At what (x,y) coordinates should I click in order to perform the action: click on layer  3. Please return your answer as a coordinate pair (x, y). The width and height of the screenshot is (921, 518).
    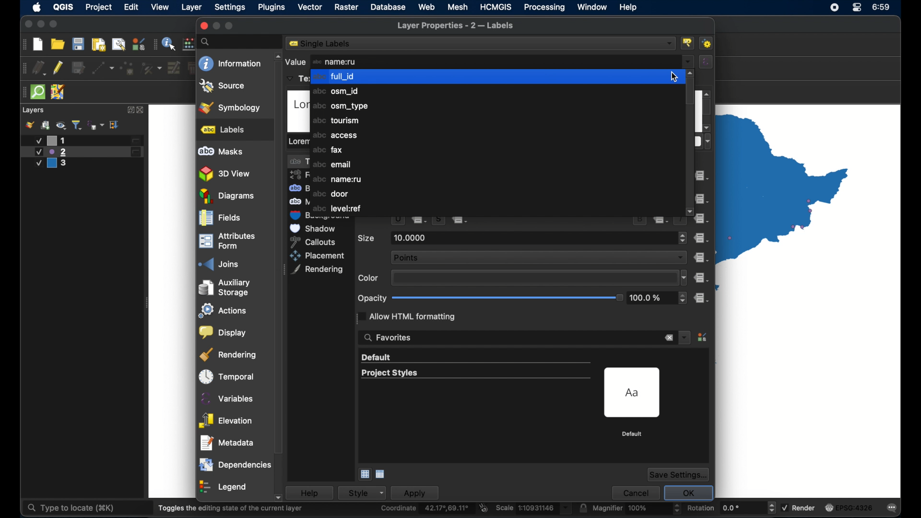
    Looking at the image, I should click on (56, 164).